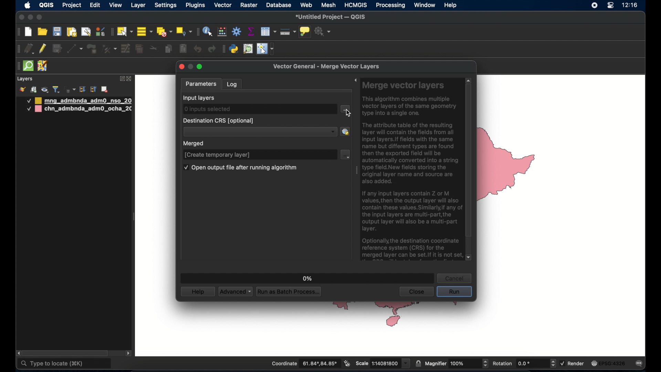 Image resolution: width=661 pixels, height=372 pixels. I want to click on vector general - merge vector layers, so click(328, 66).